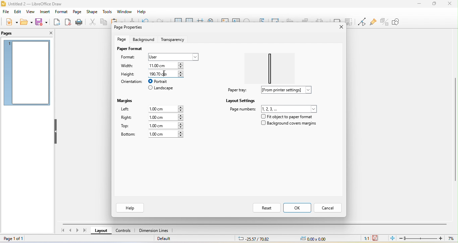 The height and width of the screenshot is (243, 458). I want to click on close, so click(449, 4).